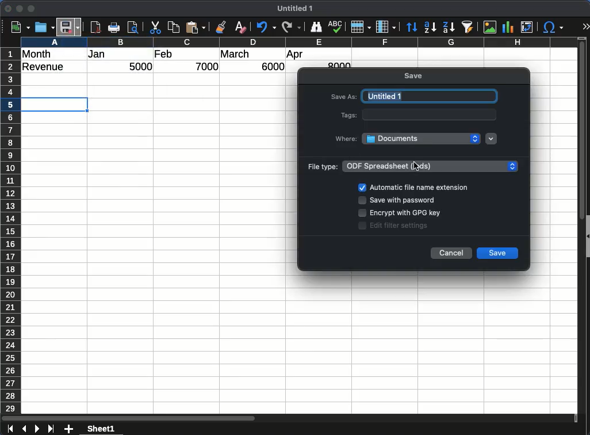  Describe the element at coordinates (142, 67) in the screenshot. I see `5000` at that location.